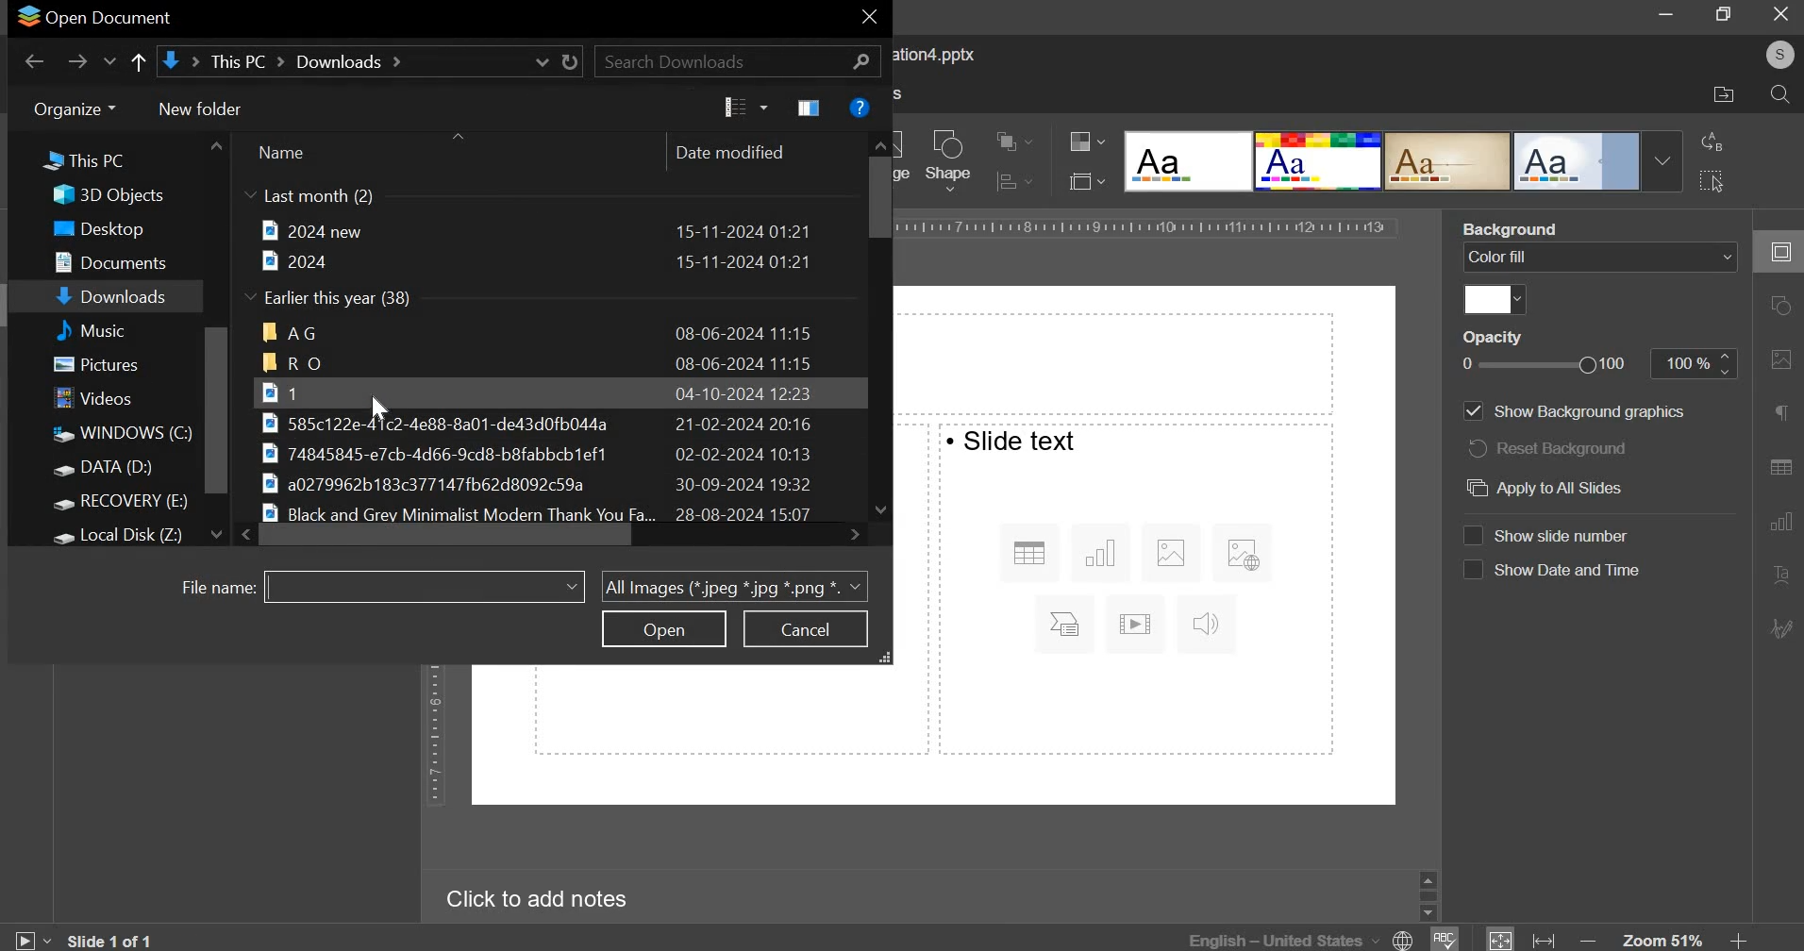 The width and height of the screenshot is (1804, 951). I want to click on recent locations, so click(111, 64).